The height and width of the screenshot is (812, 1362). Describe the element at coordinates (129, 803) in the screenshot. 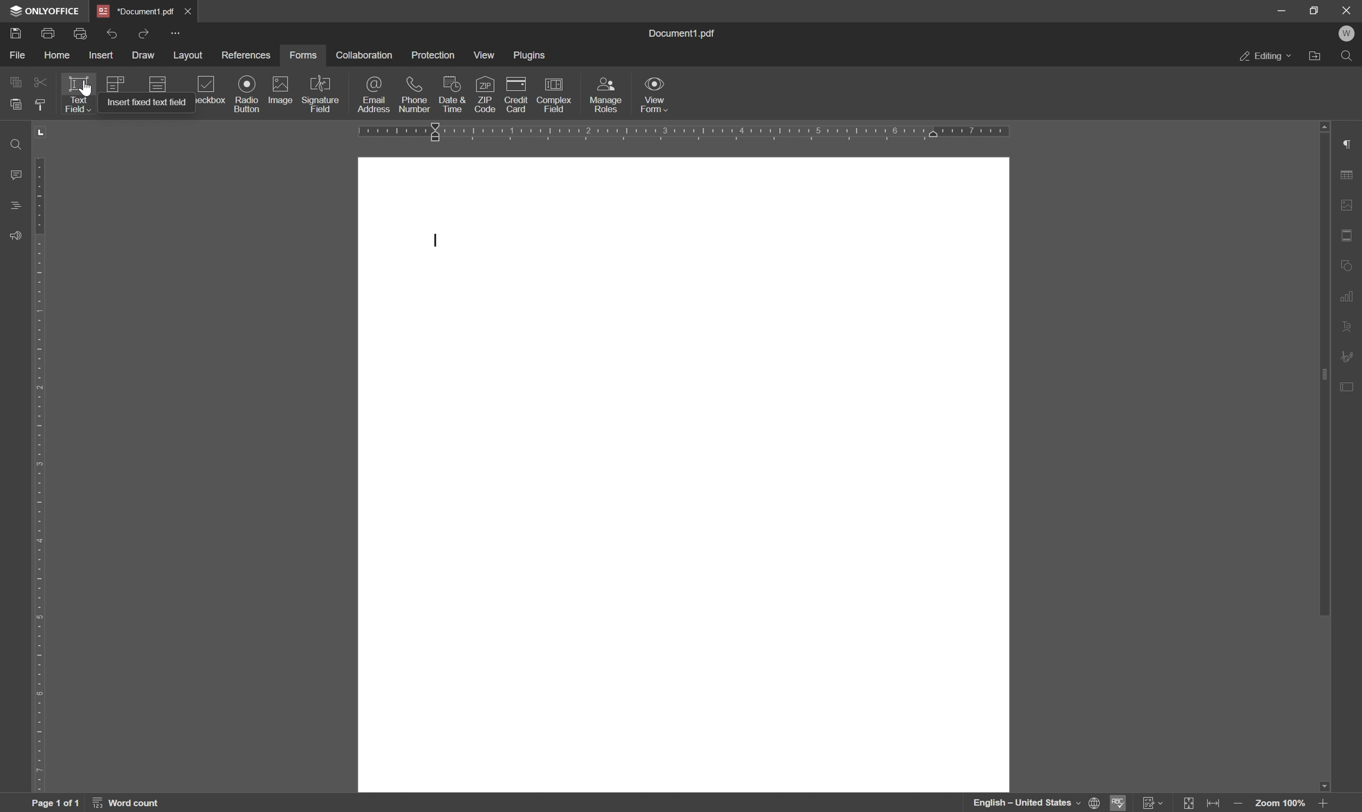

I see `word count` at that location.